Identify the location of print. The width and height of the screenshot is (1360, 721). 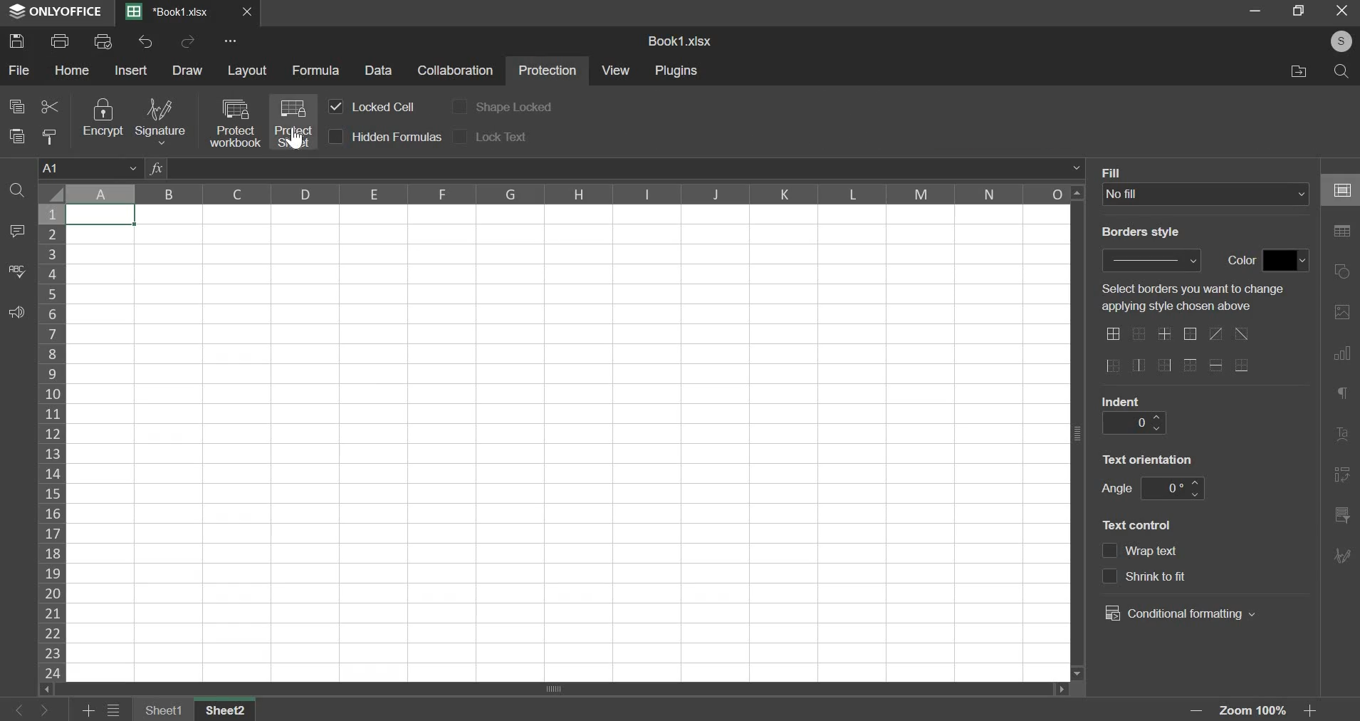
(61, 39).